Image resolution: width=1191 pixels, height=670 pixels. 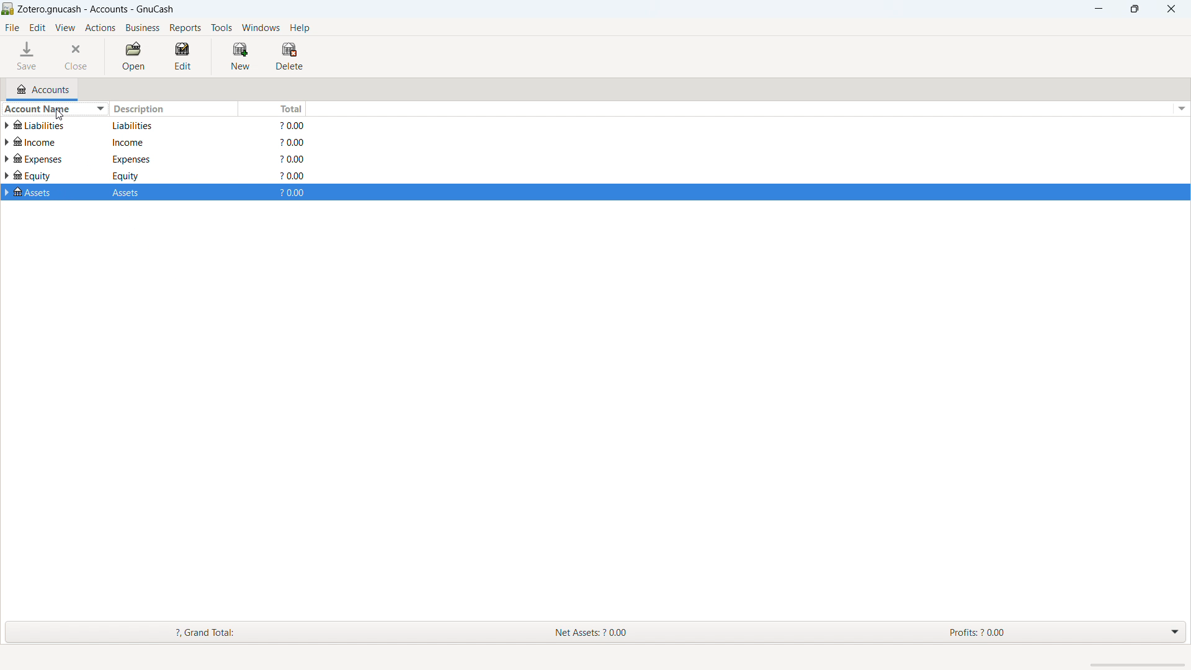 What do you see at coordinates (184, 56) in the screenshot?
I see `edit` at bounding box center [184, 56].